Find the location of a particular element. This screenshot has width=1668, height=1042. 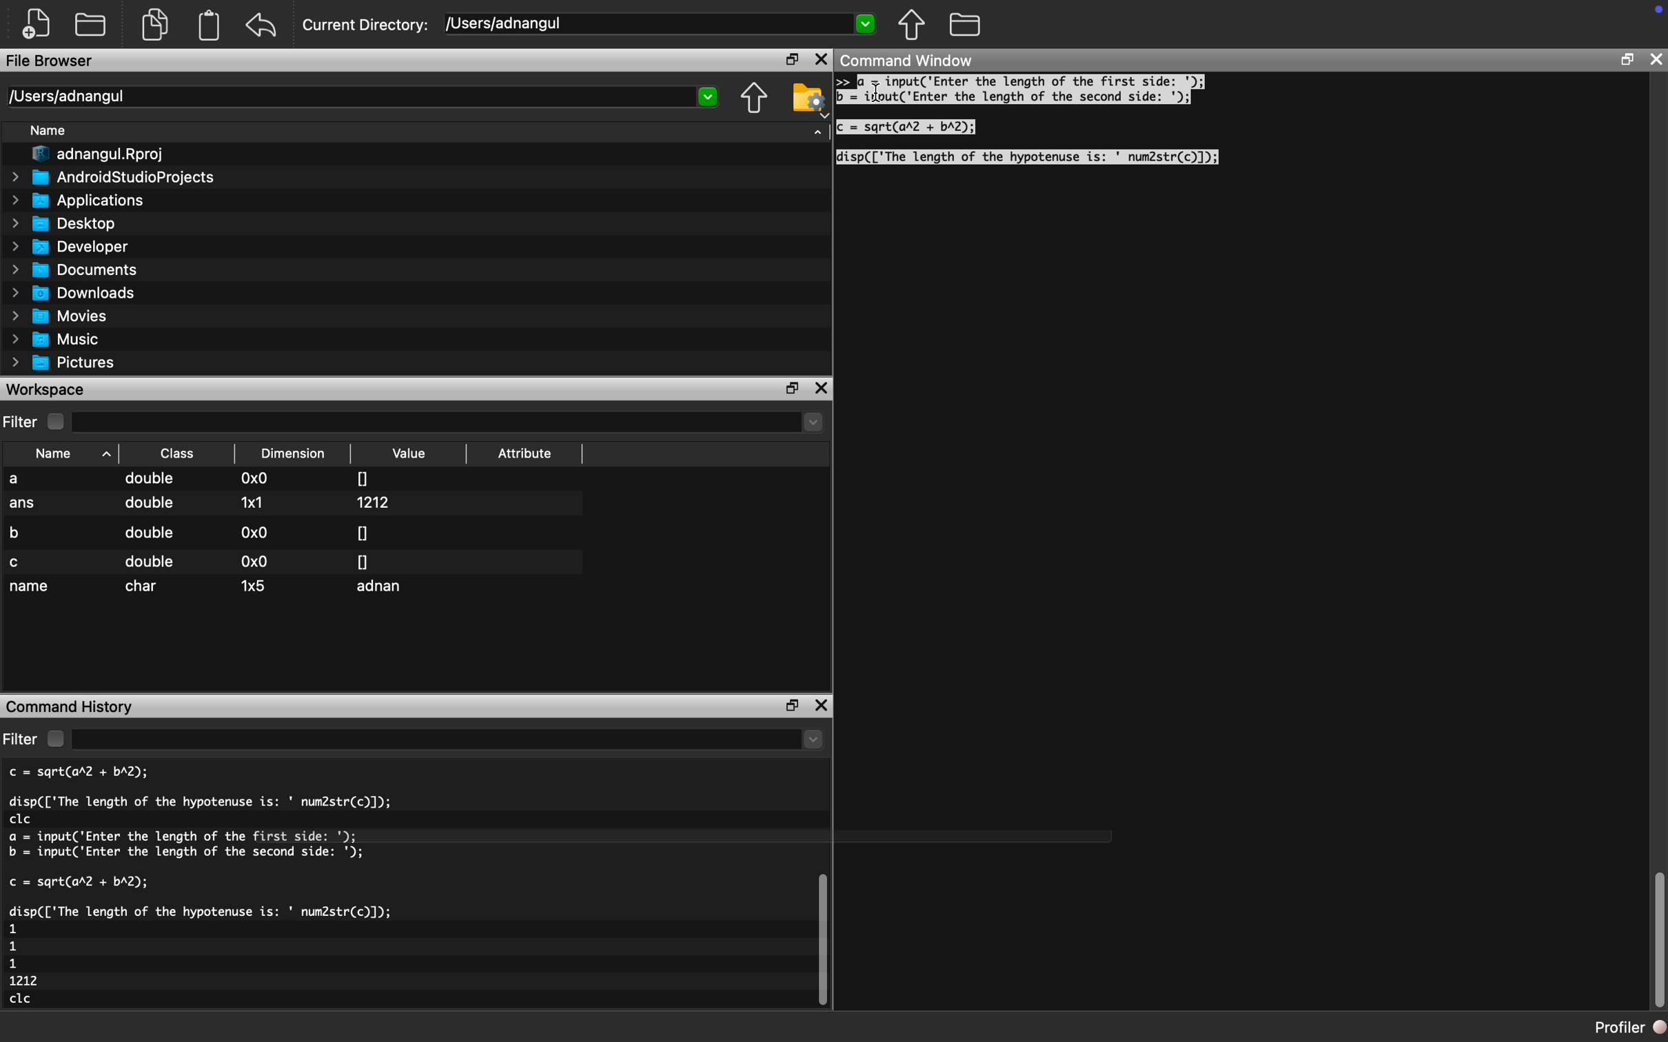

checkbox is located at coordinates (54, 739).